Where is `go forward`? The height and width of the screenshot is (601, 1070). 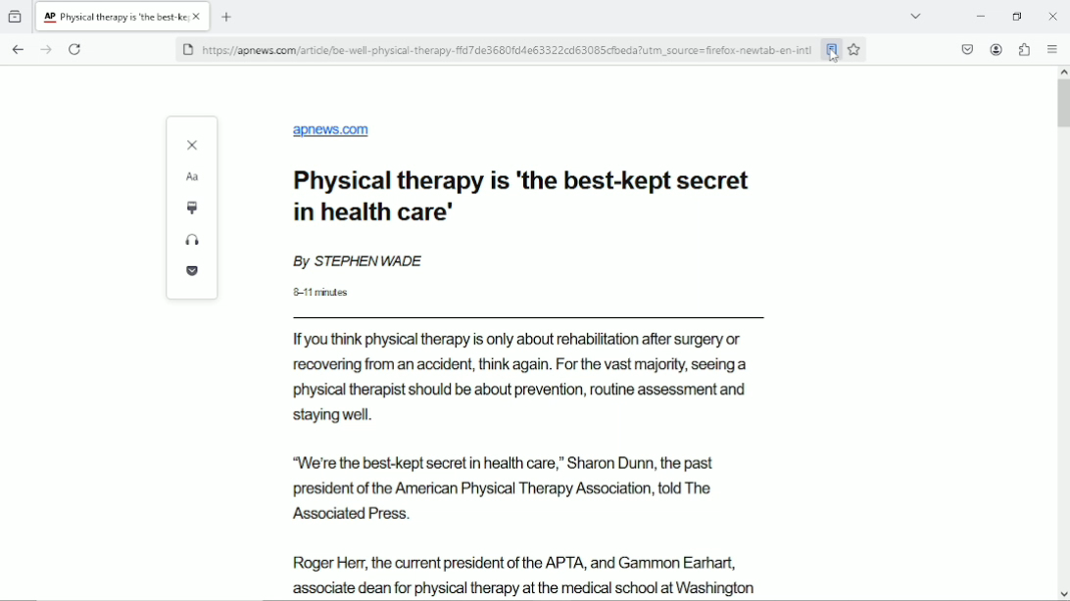 go forward is located at coordinates (46, 49).